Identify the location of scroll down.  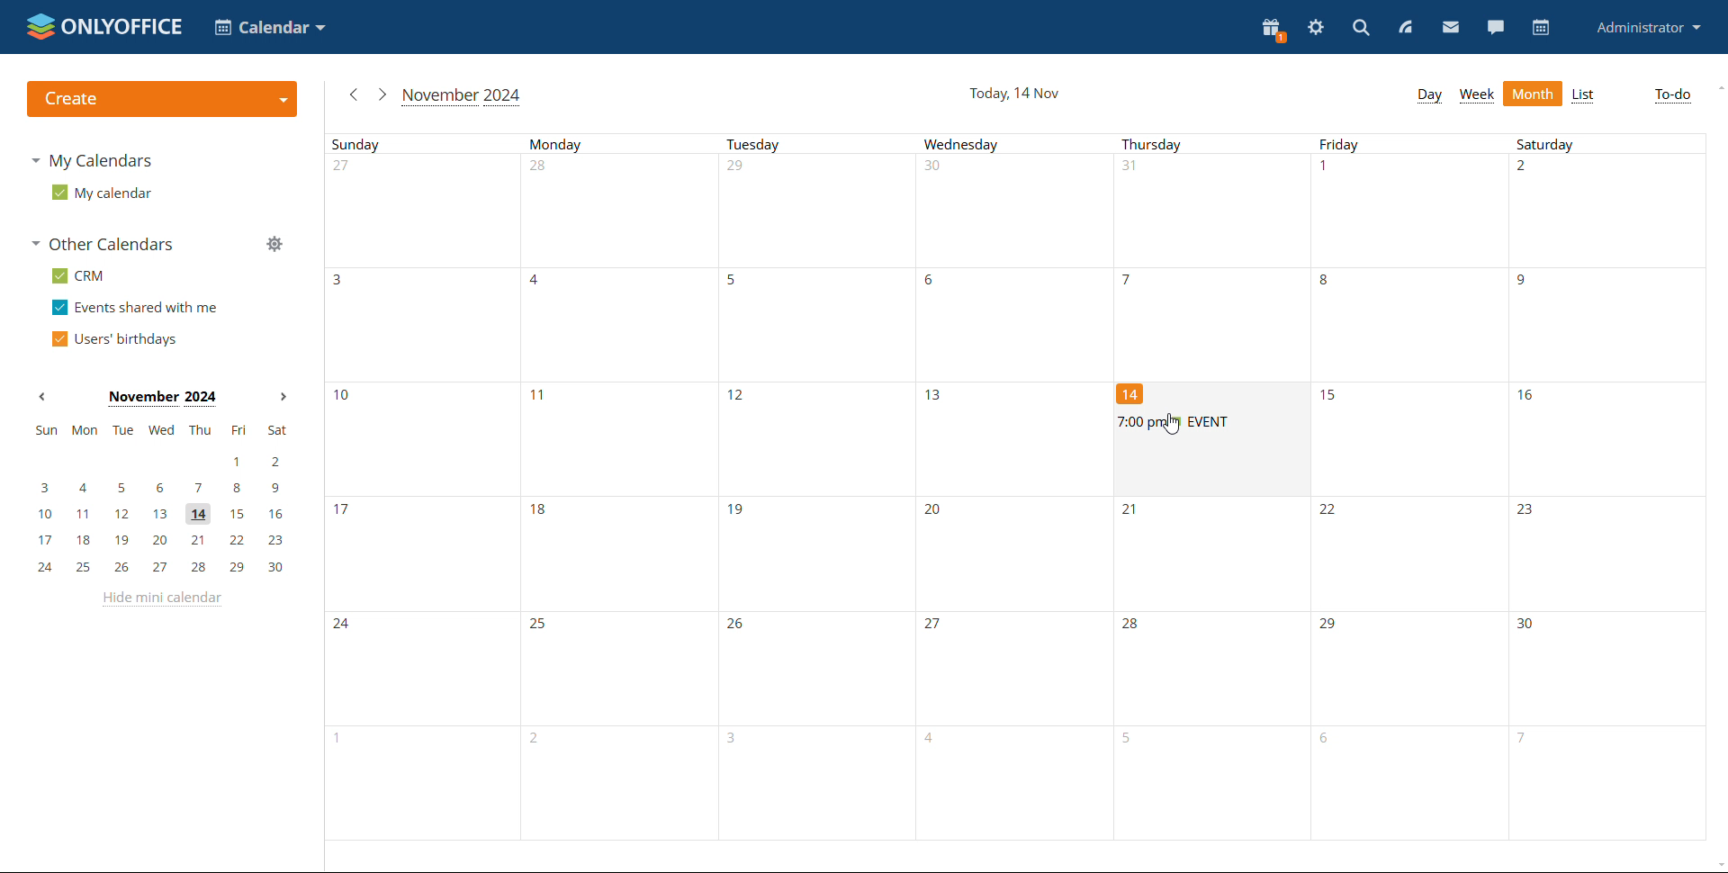
(1717, 865).